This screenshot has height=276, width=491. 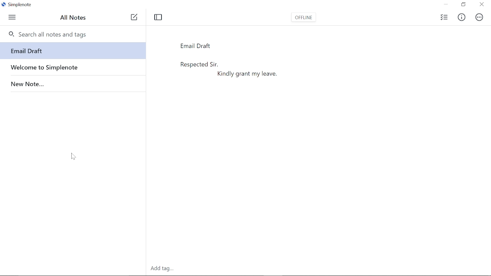 What do you see at coordinates (72, 66) in the screenshot?
I see `Note titled "Welcome to Simplenote"` at bounding box center [72, 66].